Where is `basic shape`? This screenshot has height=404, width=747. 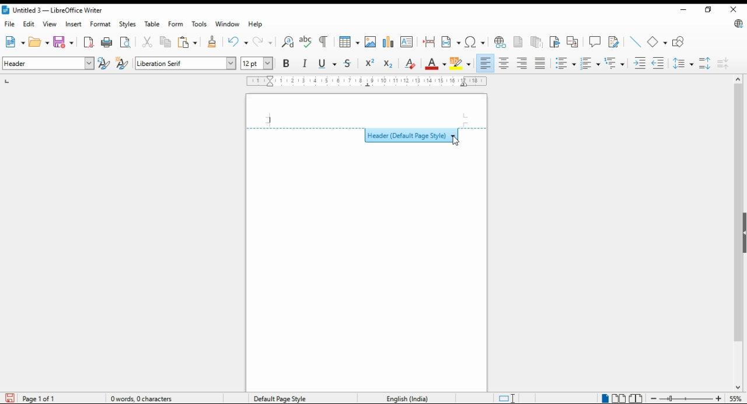 basic shape is located at coordinates (658, 42).